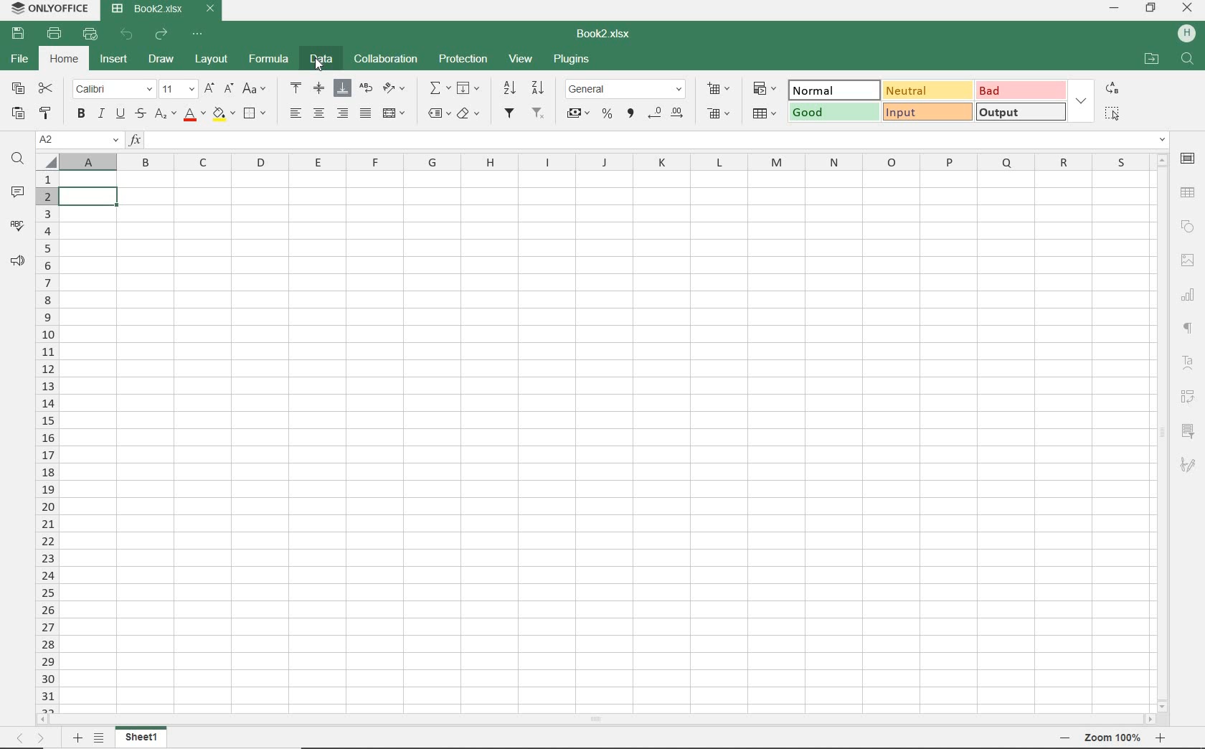  What do you see at coordinates (471, 114) in the screenshot?
I see `CLEAR` at bounding box center [471, 114].